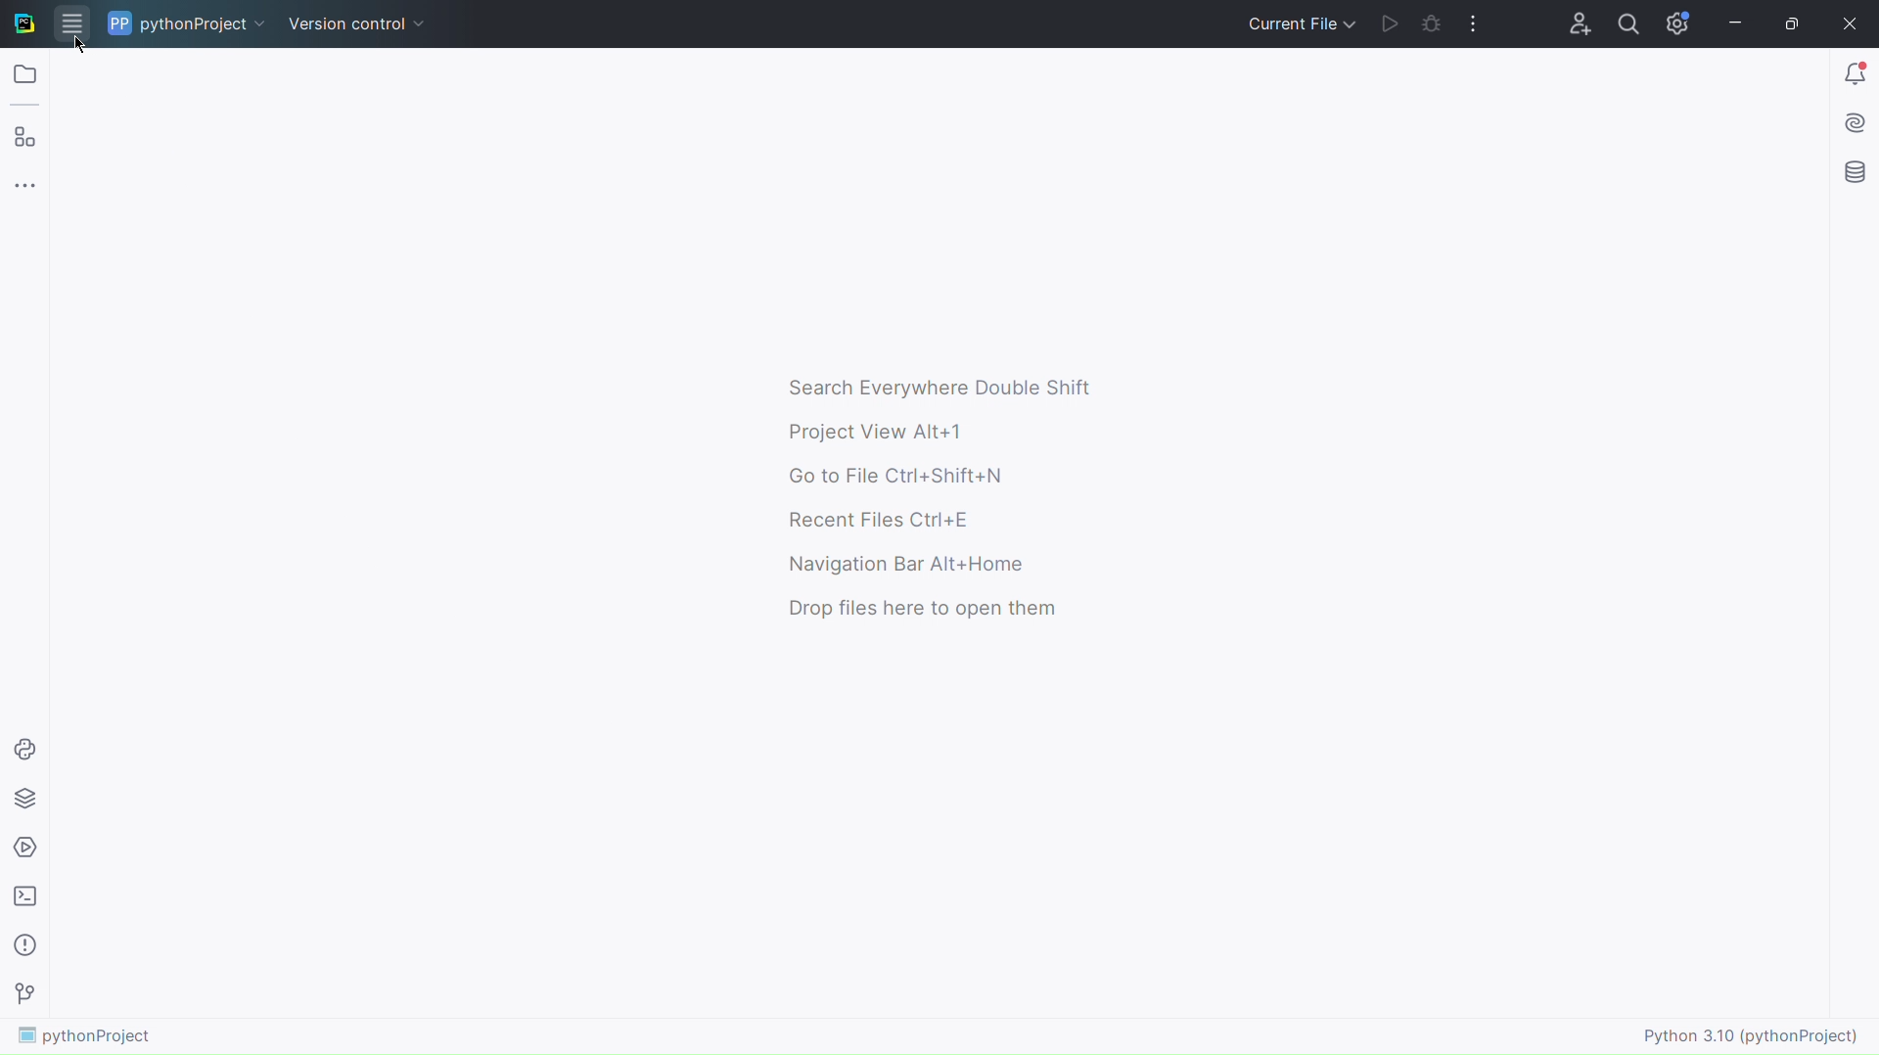 Image resolution: width=1879 pixels, height=1055 pixels. I want to click on Notifications, so click(1852, 72).